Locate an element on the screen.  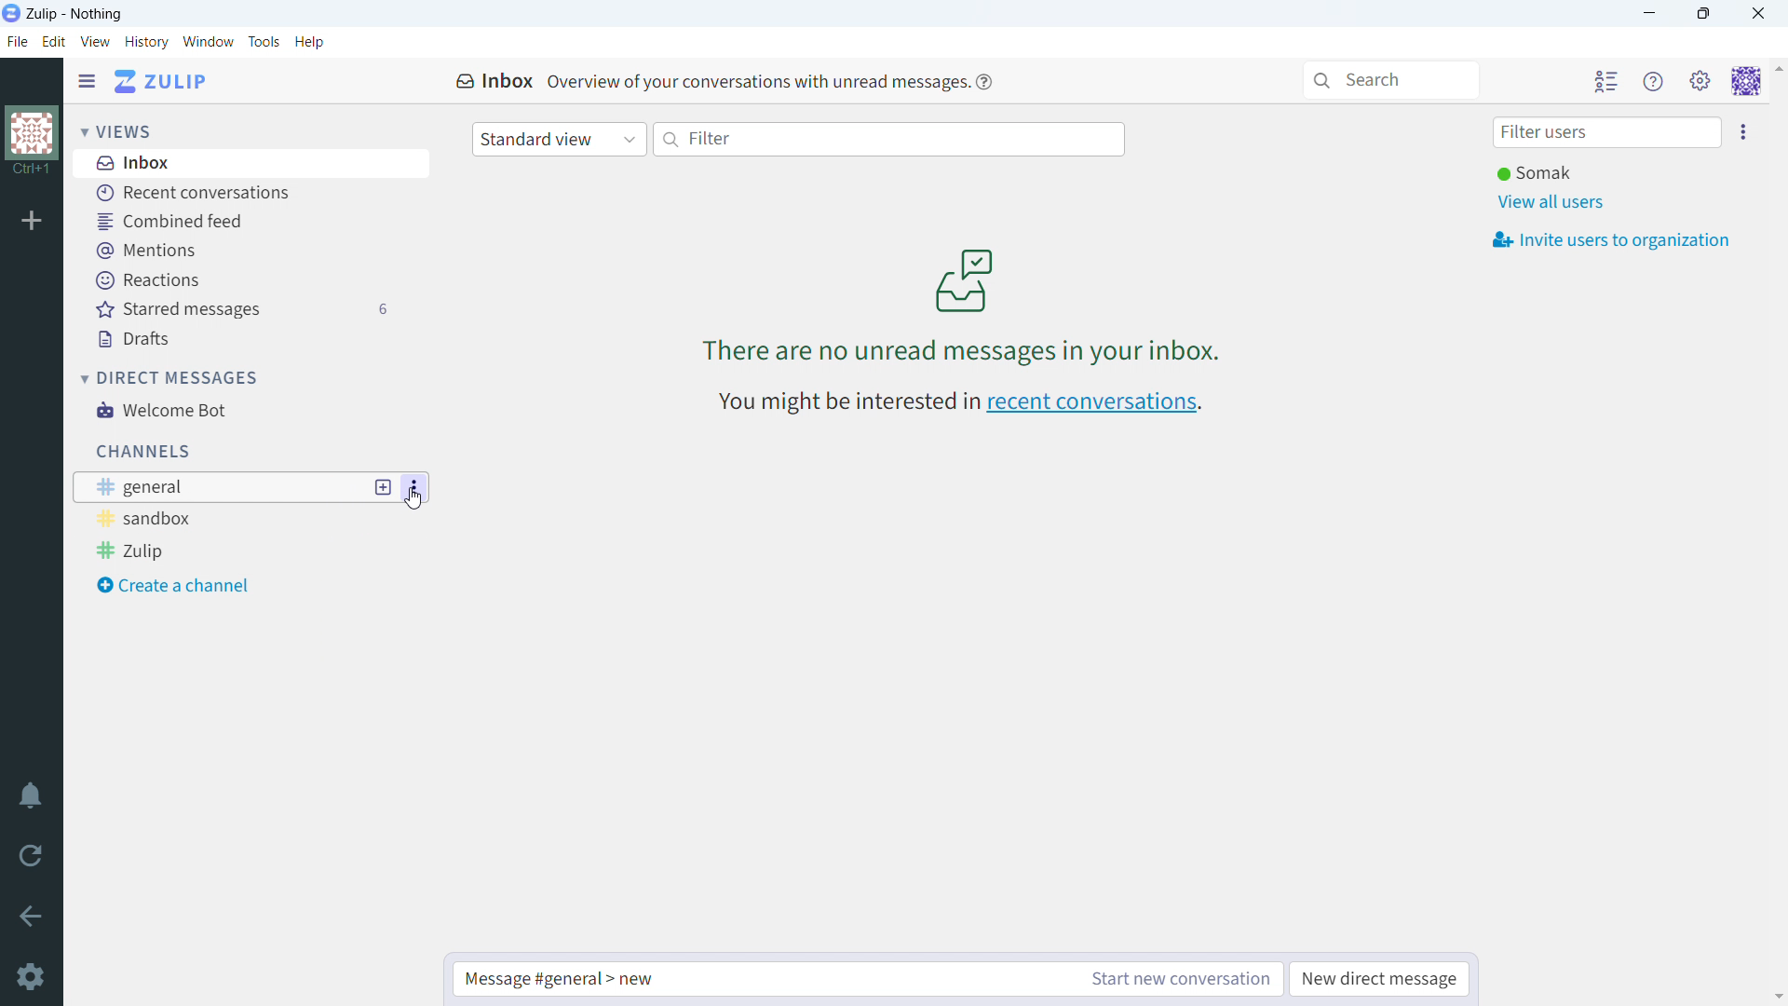
close is located at coordinates (1757, 13).